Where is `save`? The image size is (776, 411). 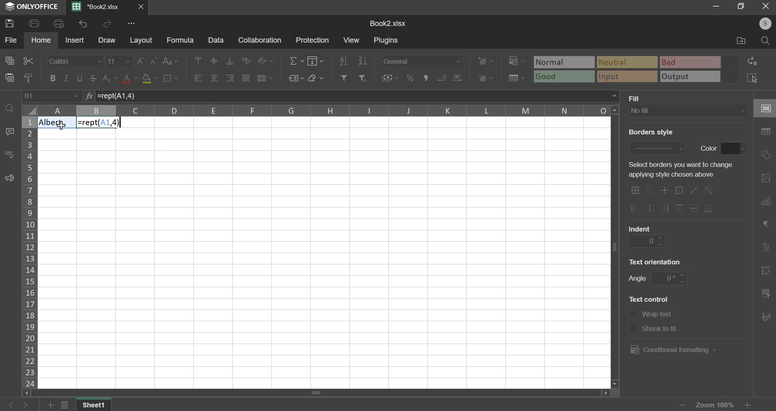
save is located at coordinates (9, 23).